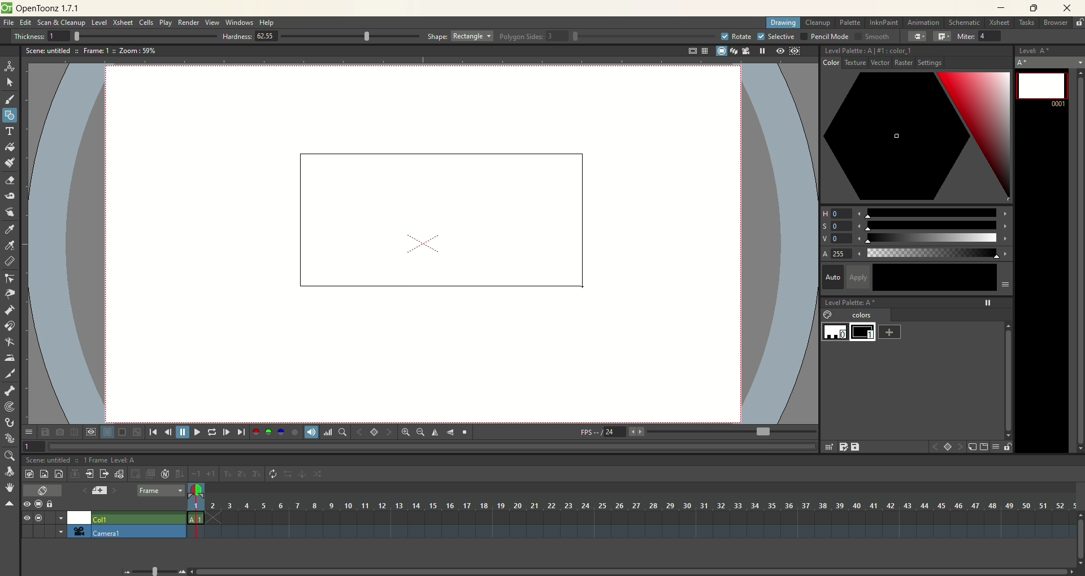  What do you see at coordinates (75, 473) in the screenshot?
I see `collapse` at bounding box center [75, 473].